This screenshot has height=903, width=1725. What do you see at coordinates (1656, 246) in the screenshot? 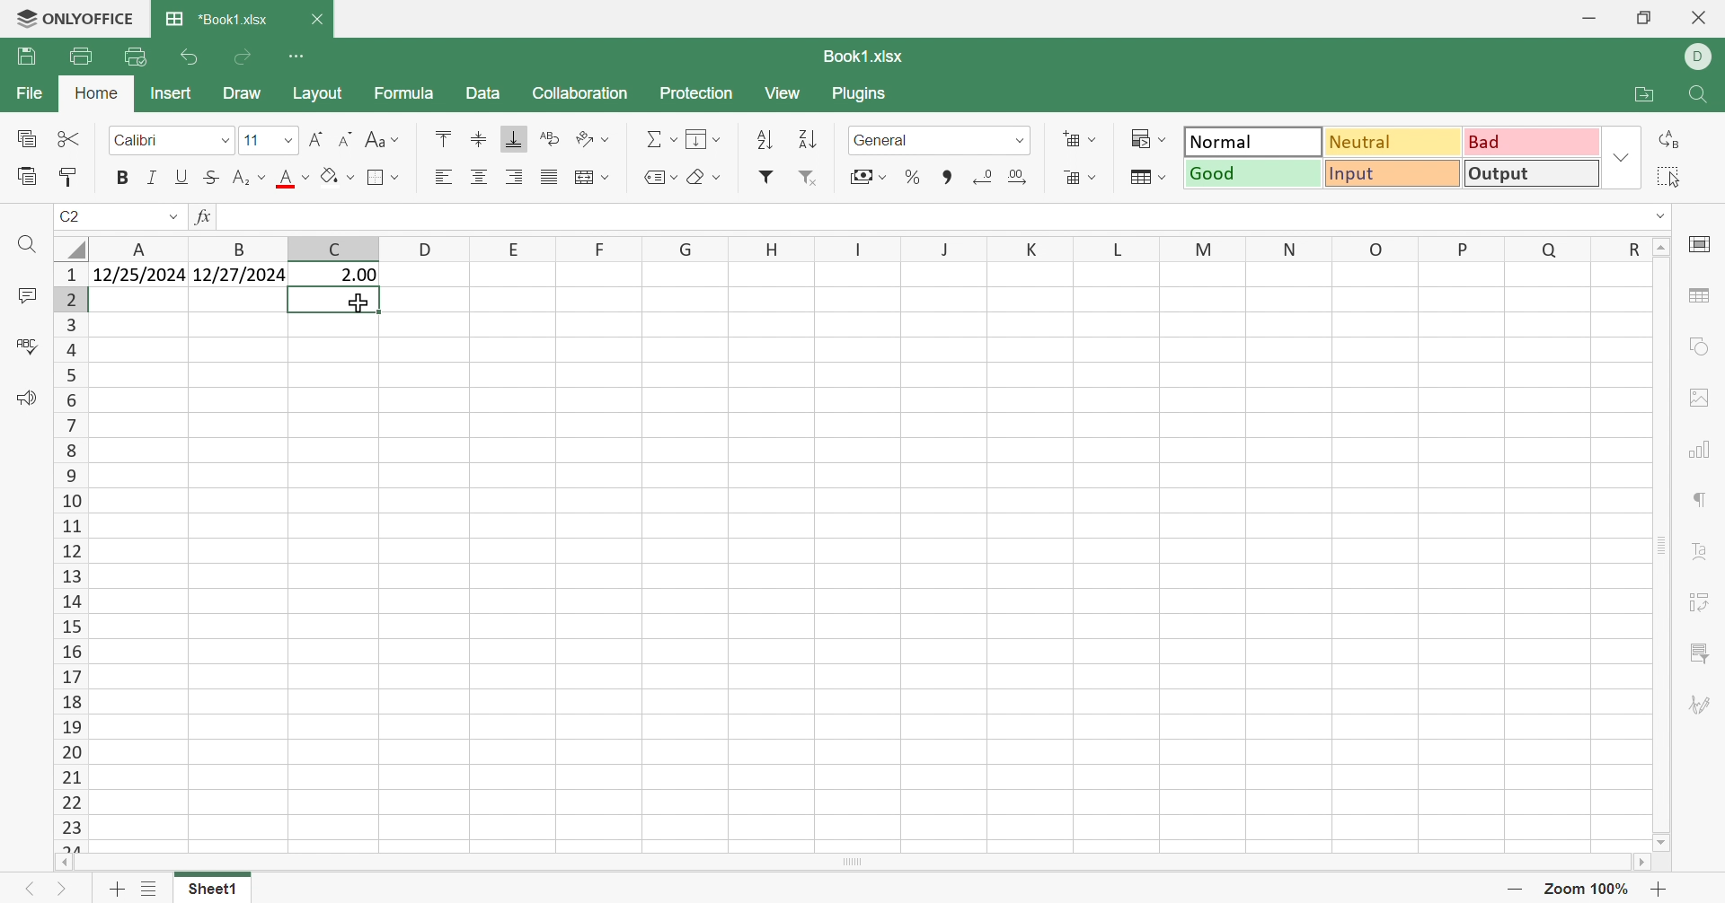
I see `Scroll Up` at bounding box center [1656, 246].